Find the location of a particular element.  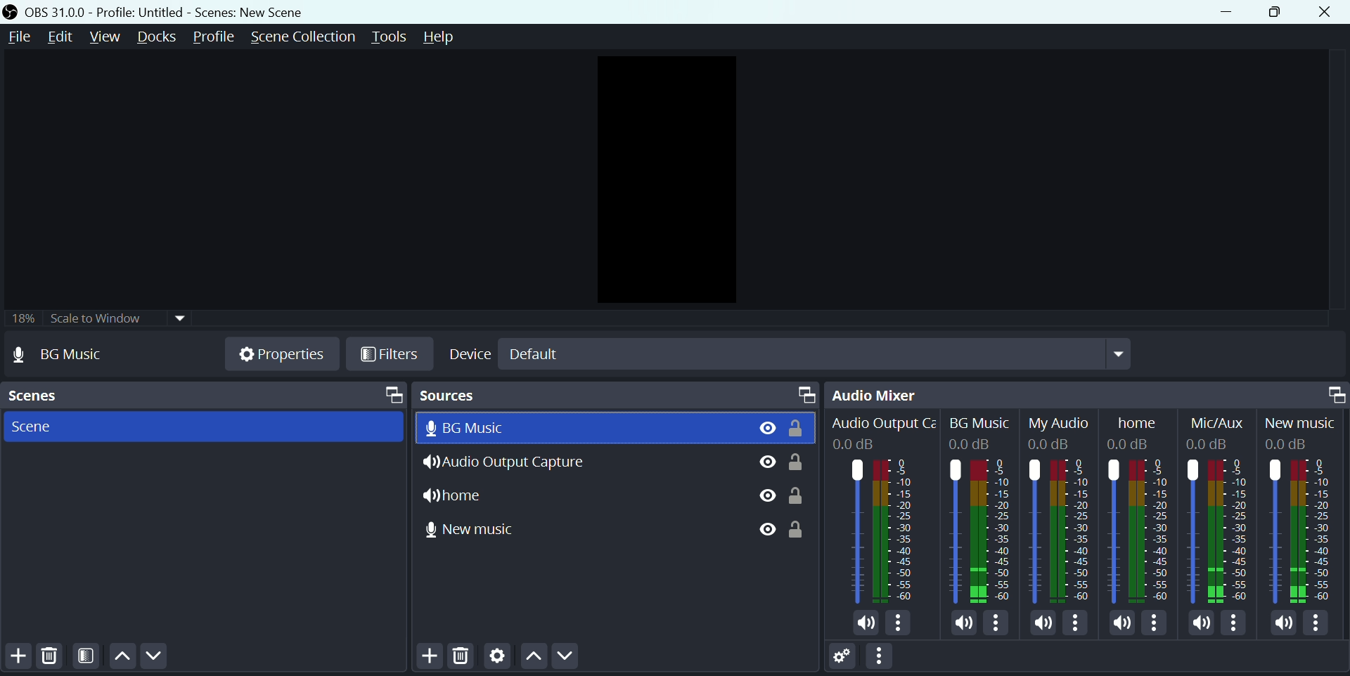

More is located at coordinates (1156, 624).